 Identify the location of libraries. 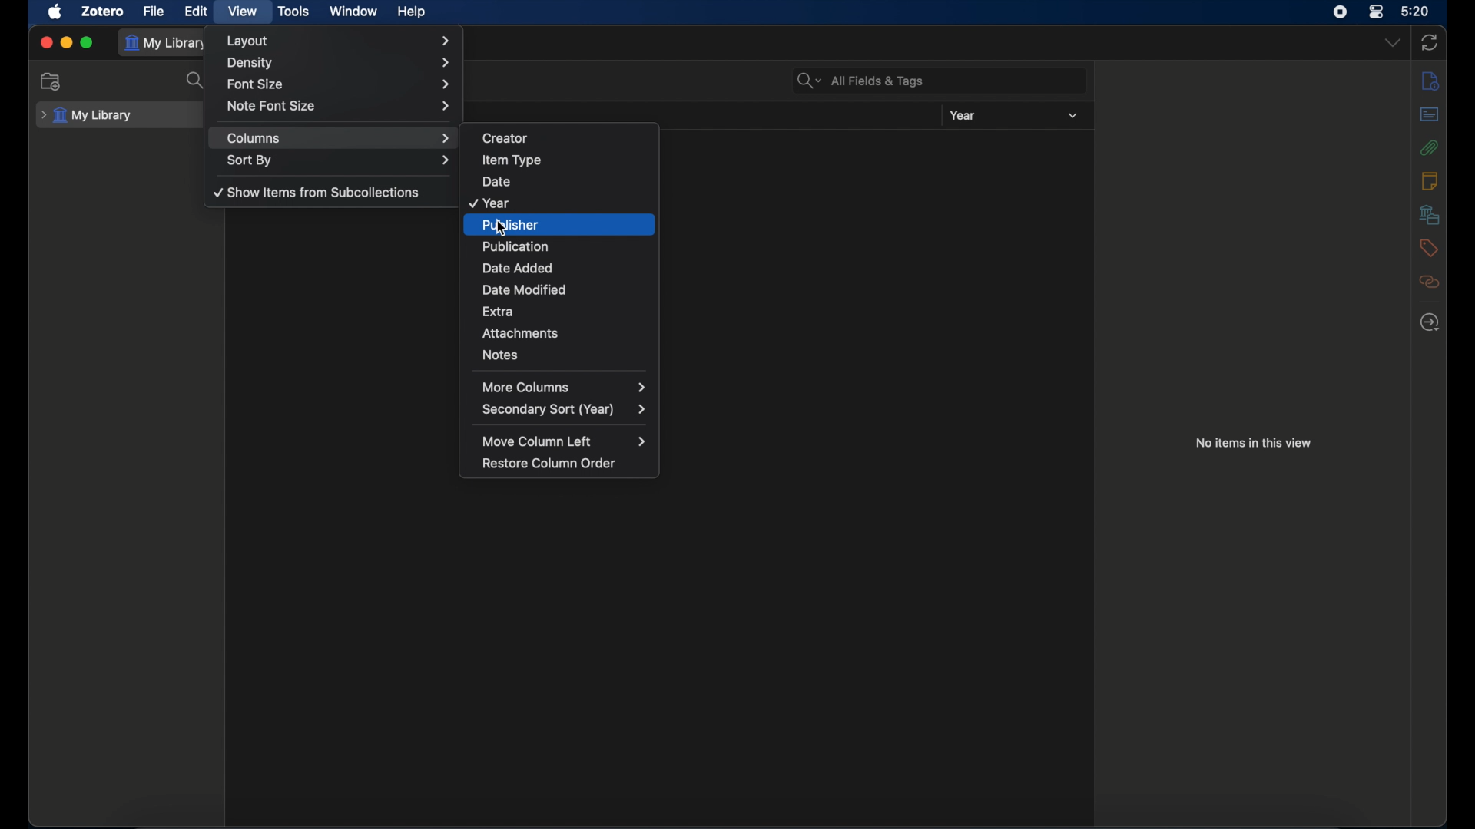
(1429, 214).